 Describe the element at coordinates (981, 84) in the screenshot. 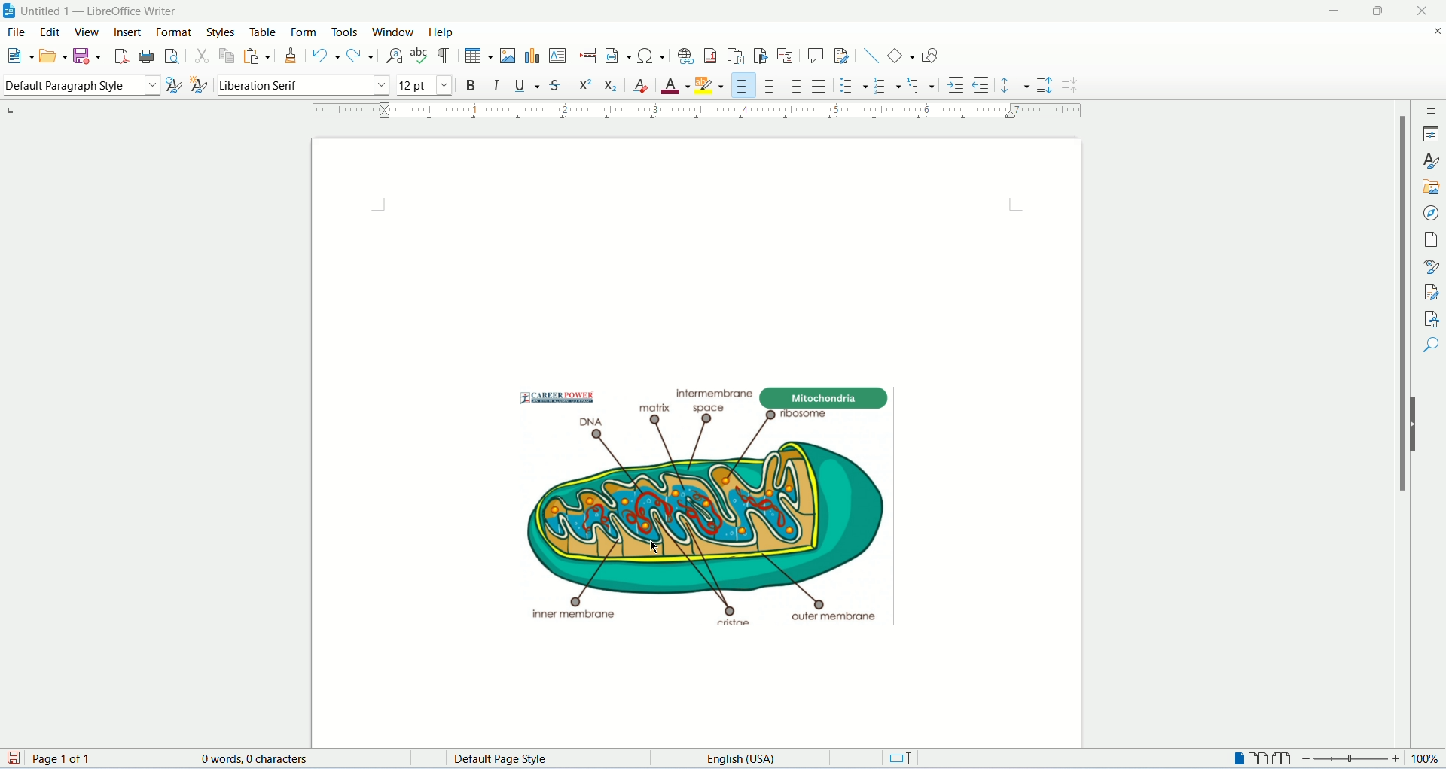

I see `decrease indent` at that location.